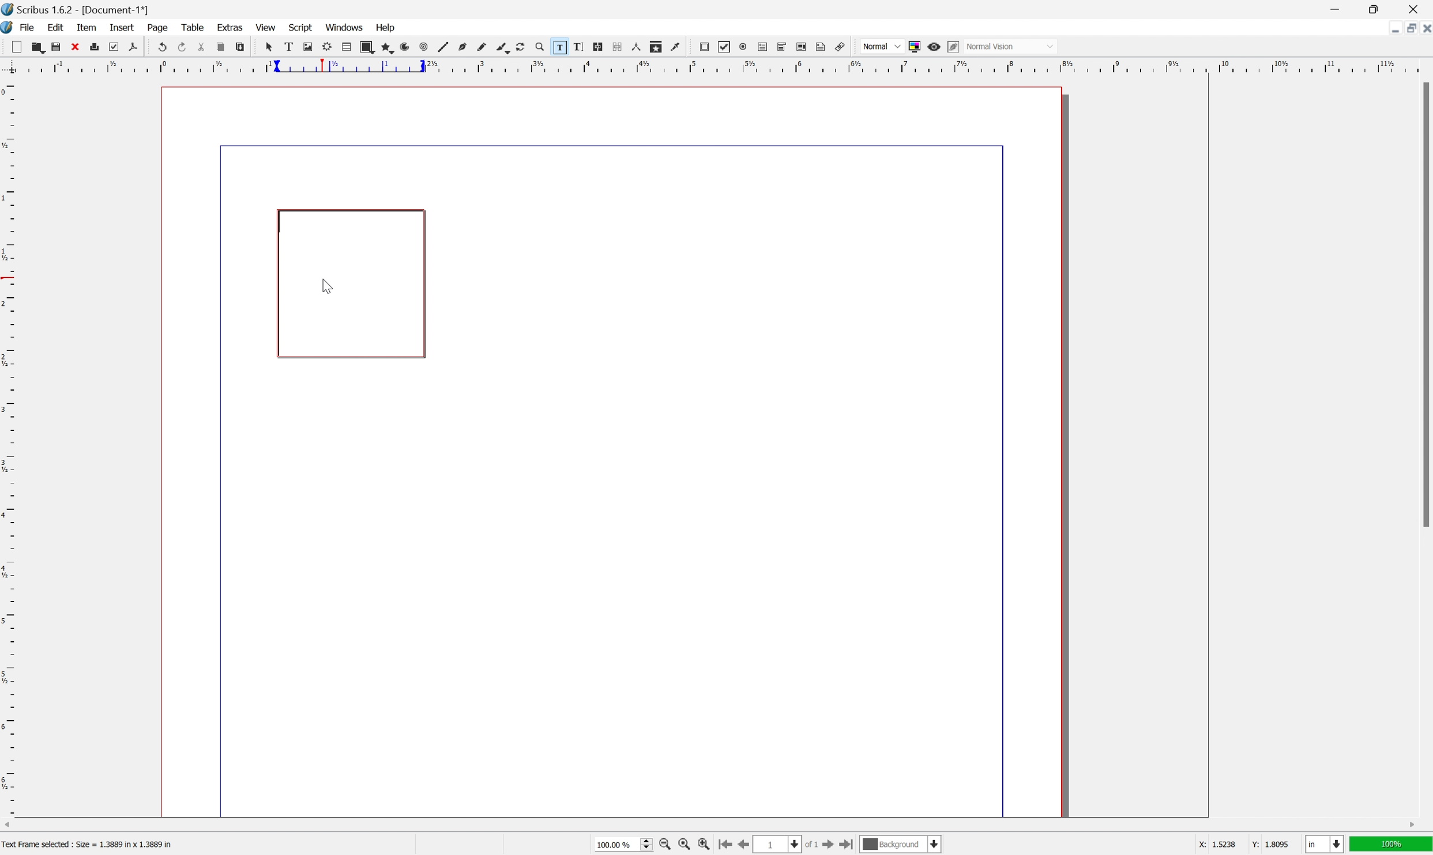 This screenshot has height=855, width=1433. What do you see at coordinates (743, 47) in the screenshot?
I see `pdf radio button` at bounding box center [743, 47].